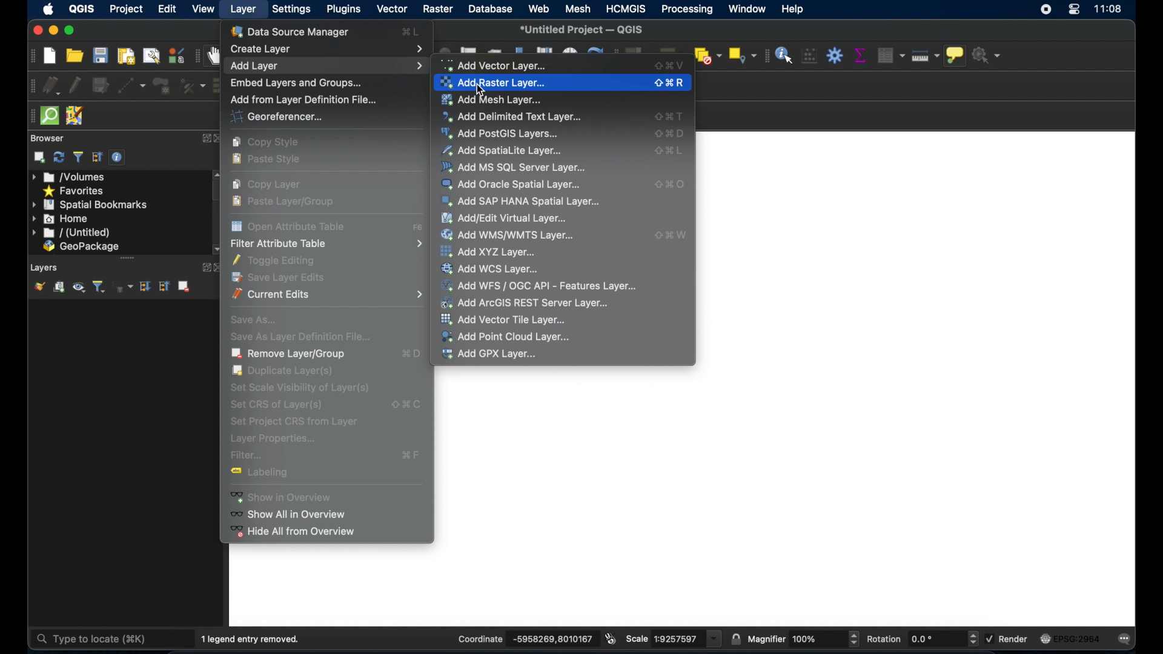 Image resolution: width=1163 pixels, height=654 pixels. Describe the element at coordinates (285, 371) in the screenshot. I see `duplicate layers` at that location.